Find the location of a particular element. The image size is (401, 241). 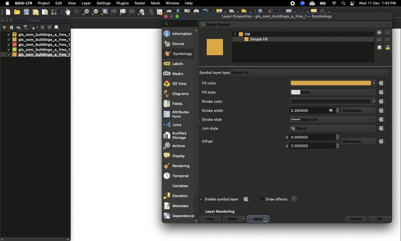

Layer rendering is located at coordinates (222, 212).